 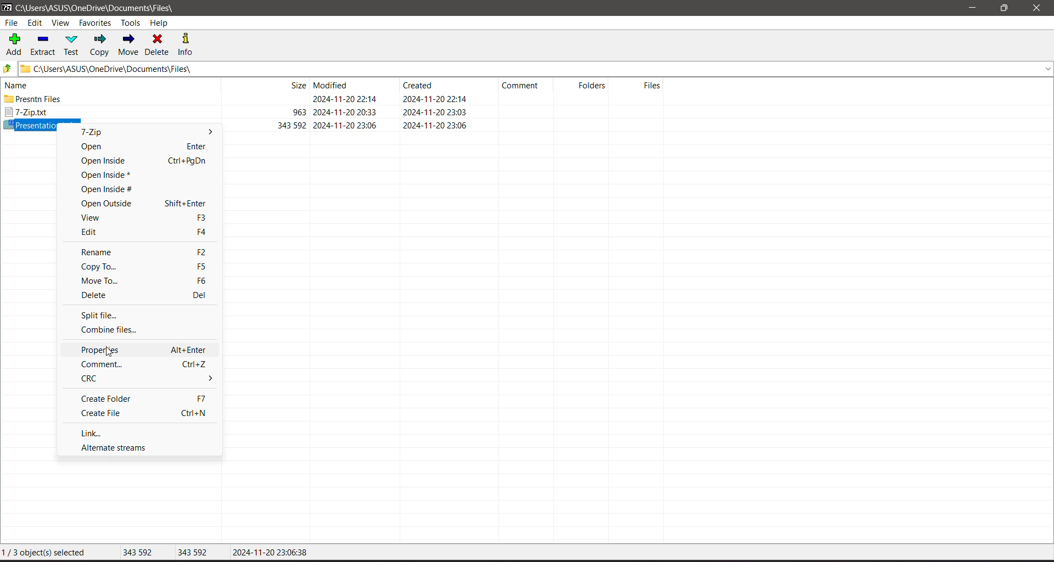 I want to click on Test, so click(x=73, y=44).